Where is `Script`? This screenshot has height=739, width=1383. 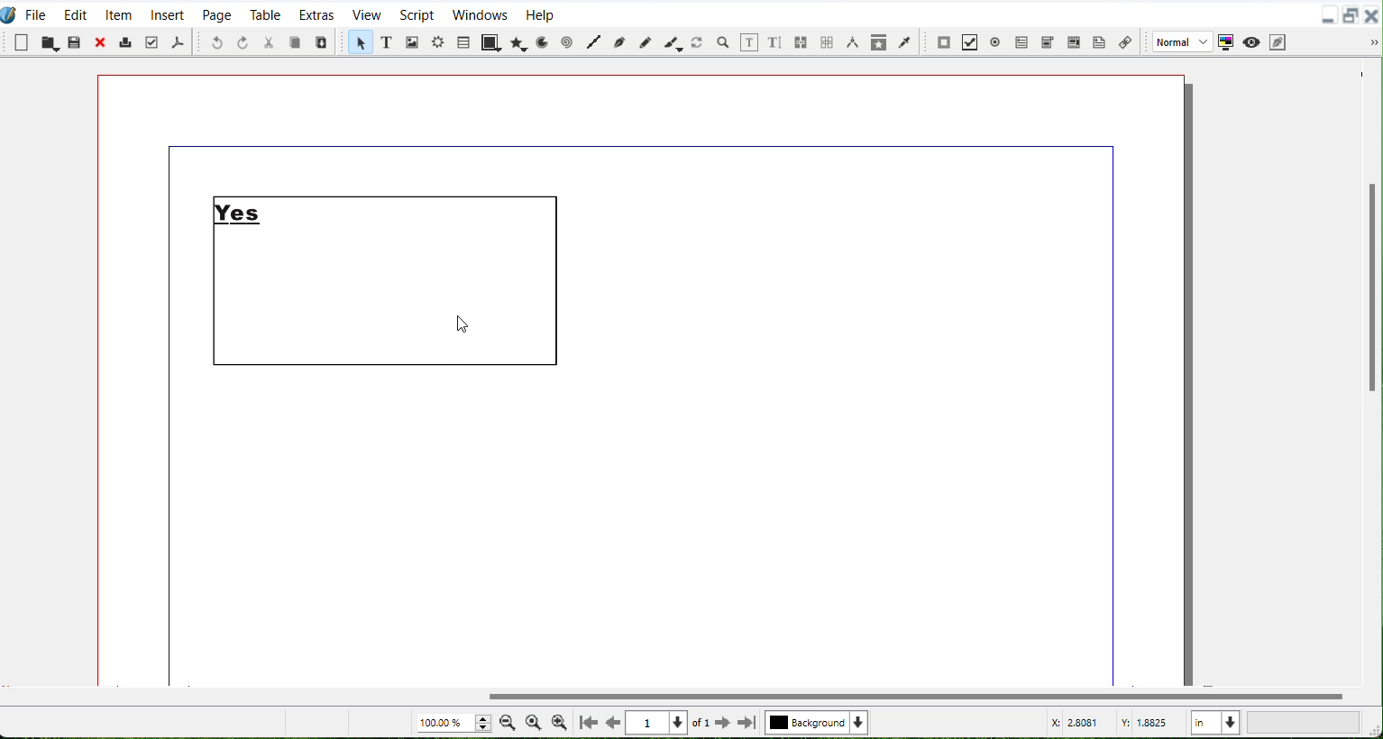
Script is located at coordinates (417, 14).